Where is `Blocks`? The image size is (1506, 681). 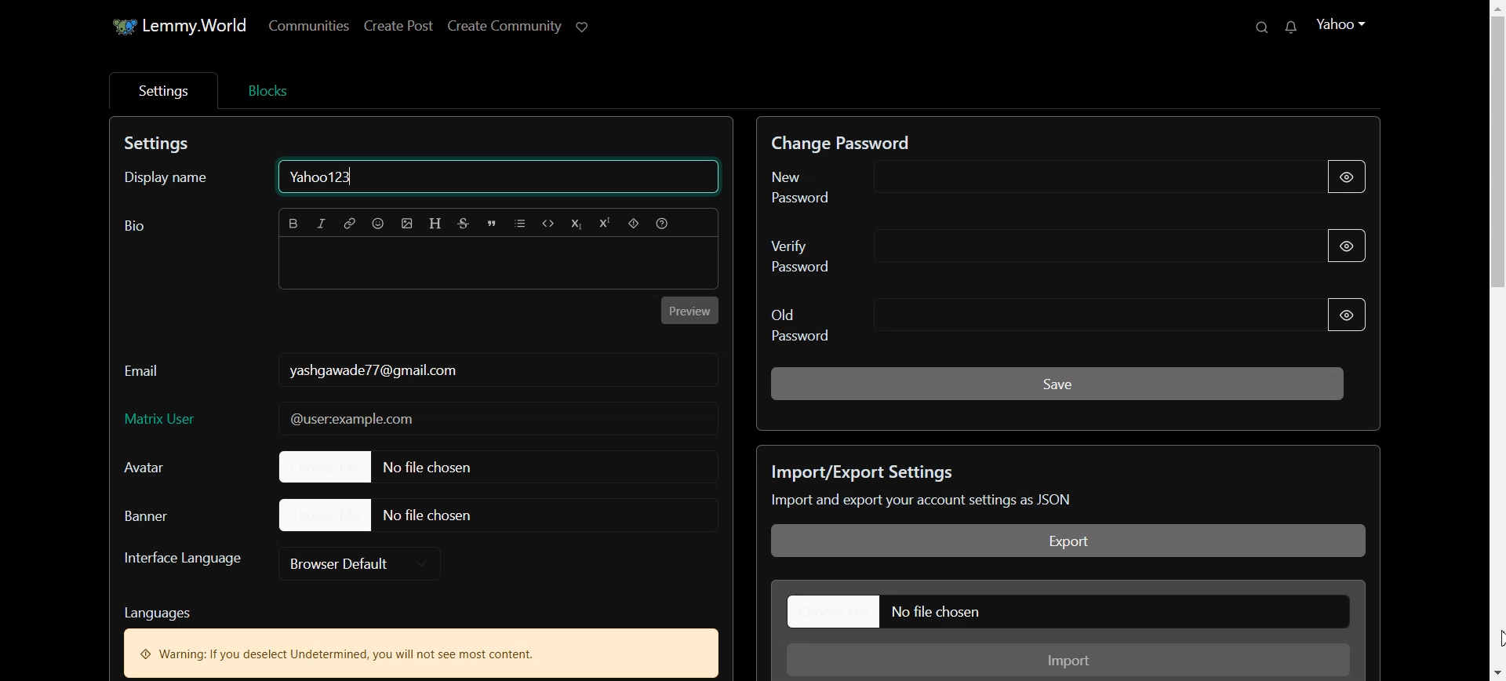
Blocks is located at coordinates (267, 89).